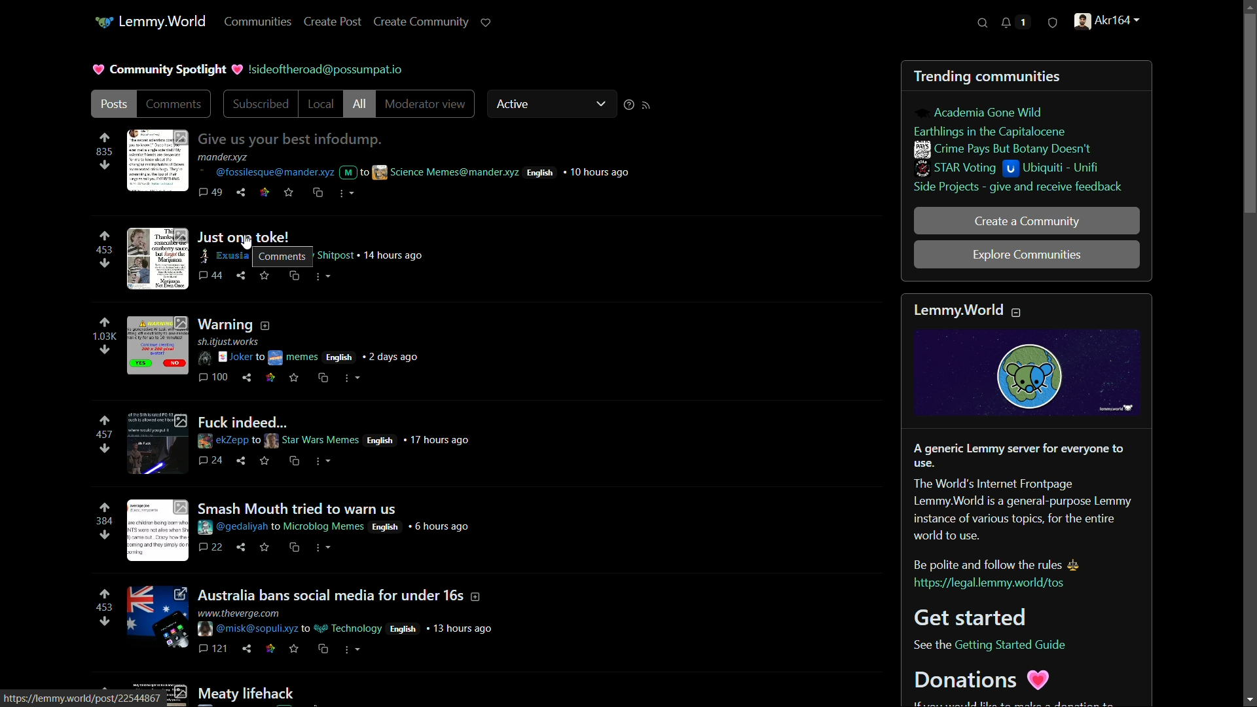  I want to click on create a community, so click(1027, 222).